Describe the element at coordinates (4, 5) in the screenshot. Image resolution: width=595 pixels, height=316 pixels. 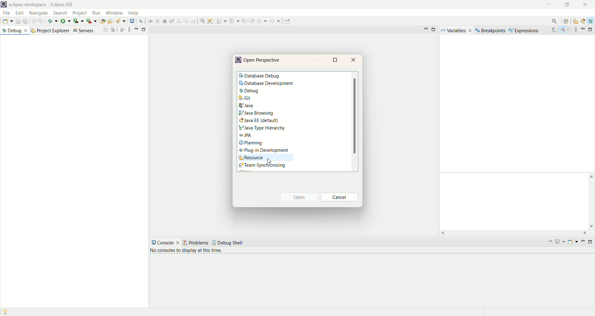
I see `logo` at that location.